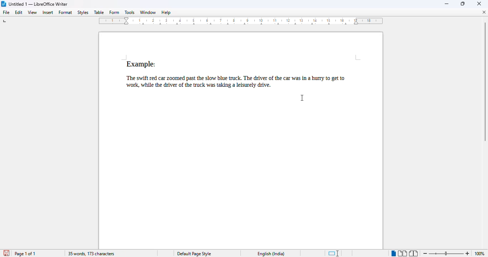 The height and width of the screenshot is (257, 488). I want to click on help, so click(166, 12).